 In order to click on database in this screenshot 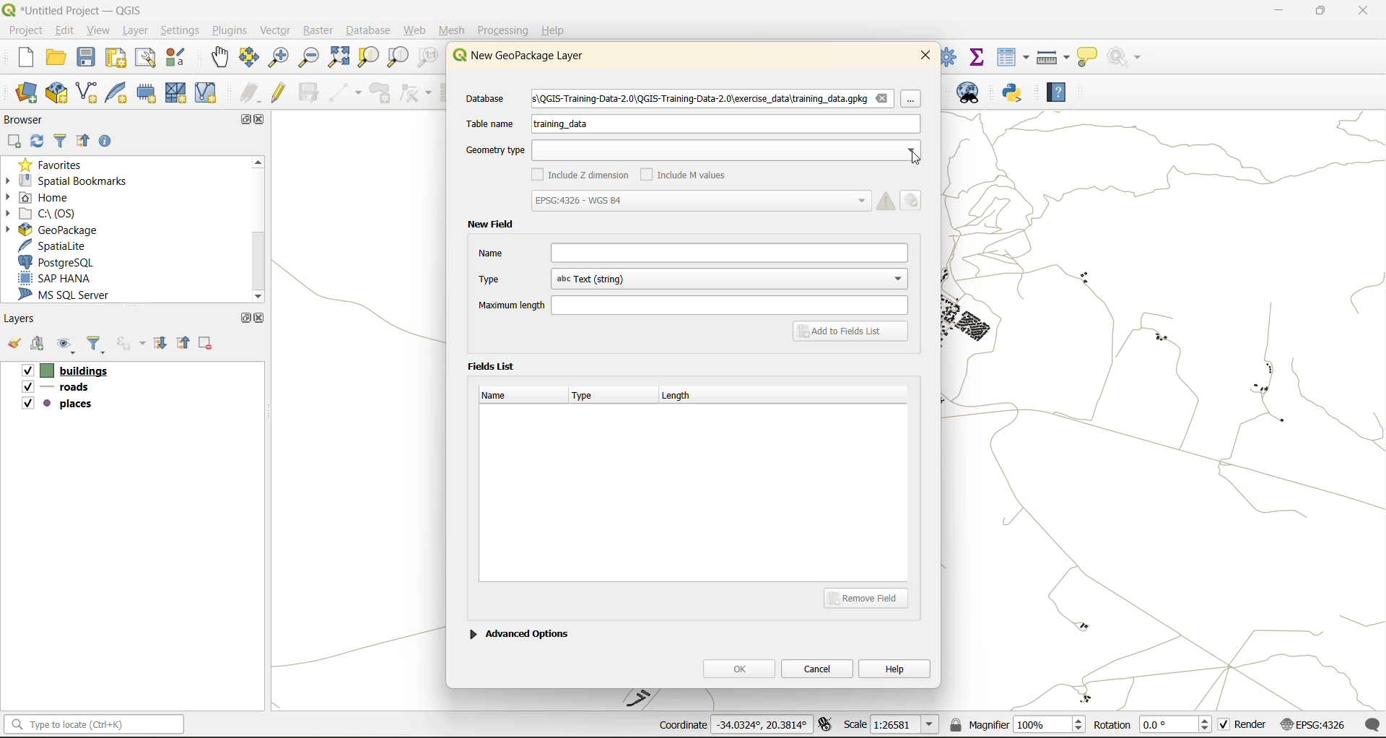, I will do `click(491, 100)`.